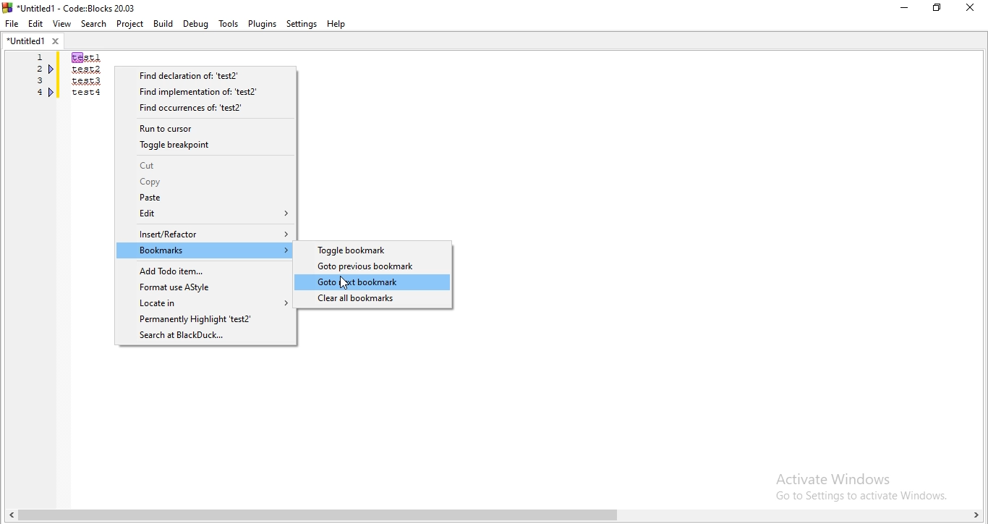  Describe the element at coordinates (494, 516) in the screenshot. I see `scroll bar` at that location.